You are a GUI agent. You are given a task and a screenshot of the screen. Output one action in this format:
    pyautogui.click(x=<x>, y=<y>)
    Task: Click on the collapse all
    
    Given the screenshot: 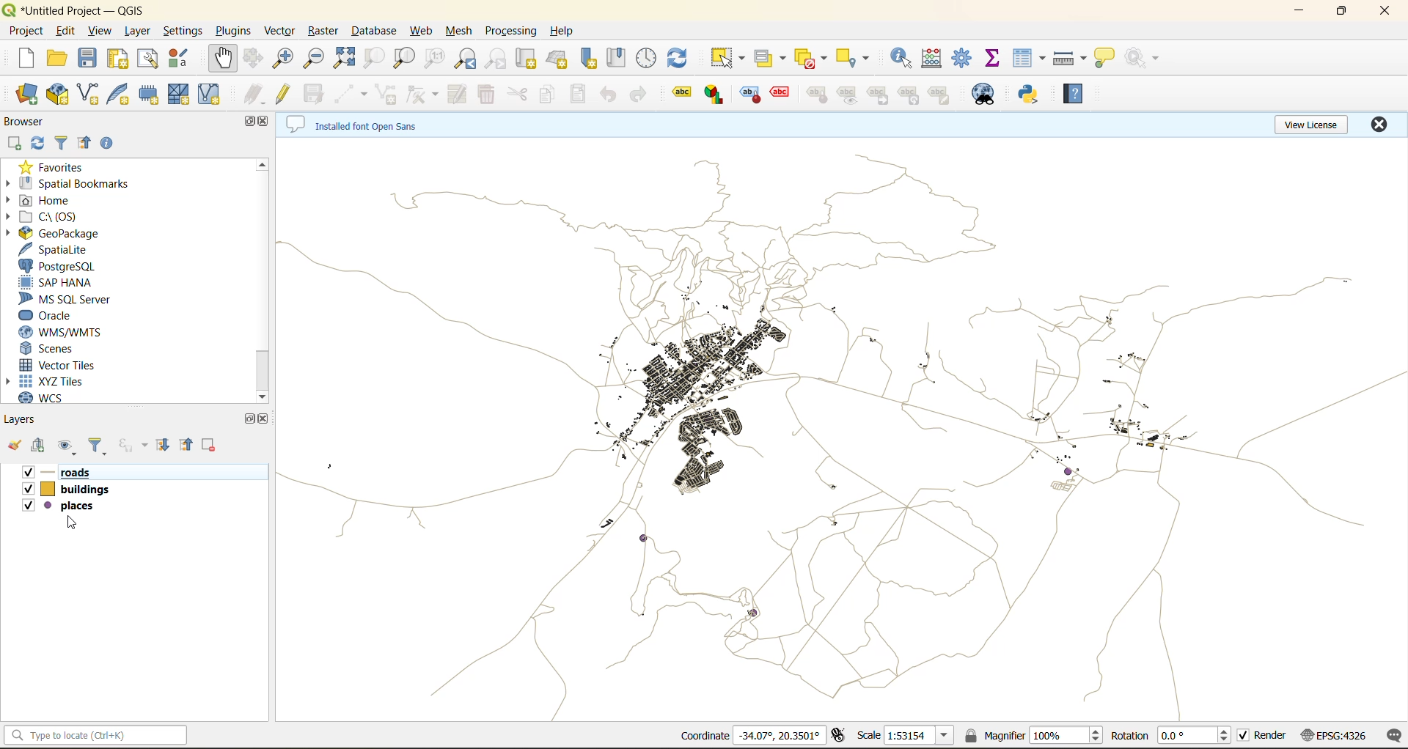 What is the action you would take?
    pyautogui.click(x=87, y=144)
    